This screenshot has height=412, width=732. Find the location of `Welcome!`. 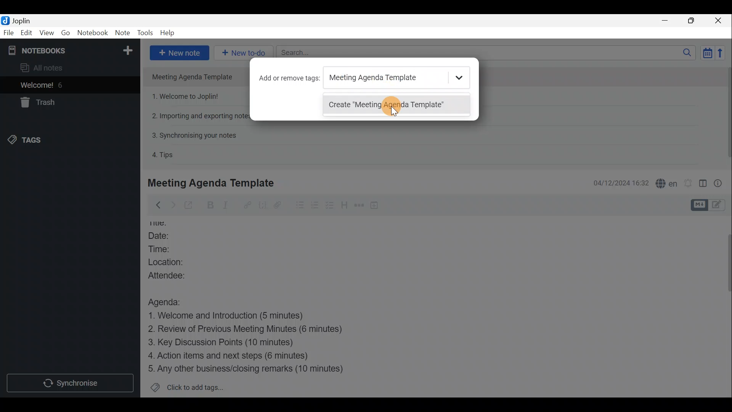

Welcome! is located at coordinates (37, 86).